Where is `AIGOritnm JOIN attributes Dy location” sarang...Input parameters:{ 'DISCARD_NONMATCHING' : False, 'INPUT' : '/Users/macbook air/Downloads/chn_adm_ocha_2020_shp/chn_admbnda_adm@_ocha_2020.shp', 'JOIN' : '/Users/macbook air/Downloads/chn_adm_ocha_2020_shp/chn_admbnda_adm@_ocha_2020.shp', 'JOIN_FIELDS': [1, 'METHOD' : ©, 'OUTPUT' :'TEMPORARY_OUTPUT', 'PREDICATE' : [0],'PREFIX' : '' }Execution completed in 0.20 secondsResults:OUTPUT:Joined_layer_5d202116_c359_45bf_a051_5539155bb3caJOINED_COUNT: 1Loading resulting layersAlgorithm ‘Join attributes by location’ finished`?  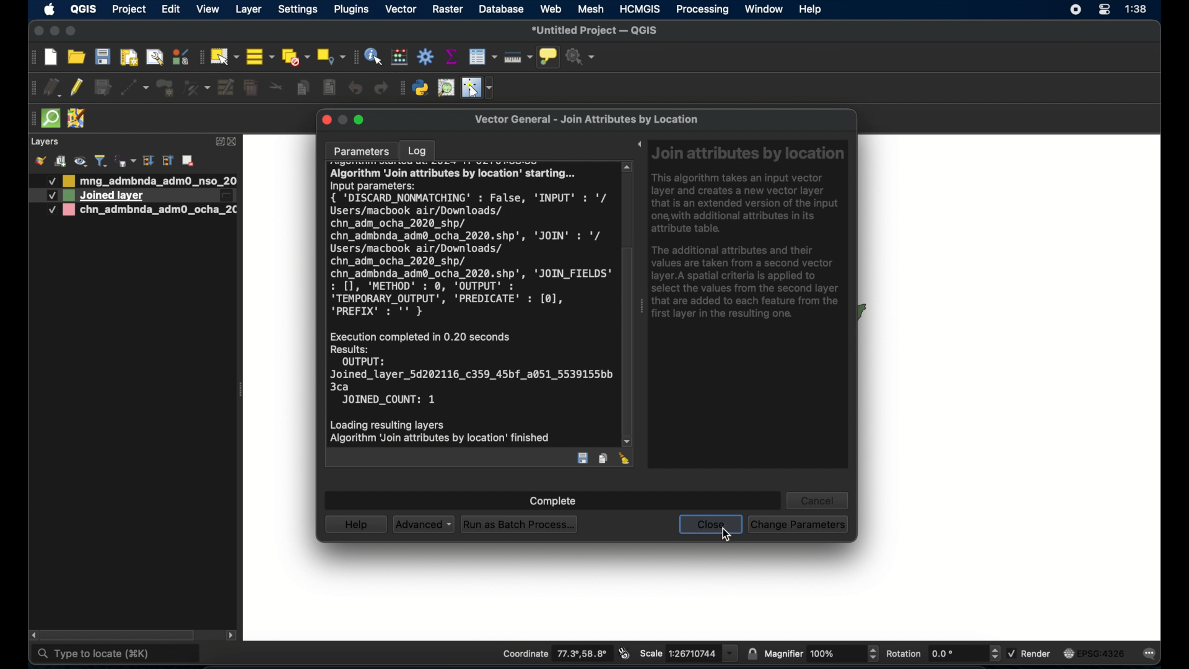
AIGOritnm JOIN attributes Dy location” sarang...Input parameters:{ 'DISCARD_NONMATCHING' : False, 'INPUT' : '/Users/macbook air/Downloads/chn_adm_ocha_2020_shp/chn_admbnda_adm@_ocha_2020.shp', 'JOIN' : '/Users/macbook air/Downloads/chn_adm_ocha_2020_shp/chn_admbnda_adm@_ocha_2020.shp', 'JOIN_FIELDS': [1, 'METHOD' : ©, 'OUTPUT' :'TEMPORARY_OUTPUT', 'PREDICATE' : [0],'PREFIX' : '' }Execution completed in 0.20 secondsResults:OUTPUT:Joined_layer_5d202116_c359_45bf_a051_5539155bb3caJOINED_COUNT: 1Loading resulting layersAlgorithm ‘Join attributes by location’ finished is located at coordinates (468, 305).